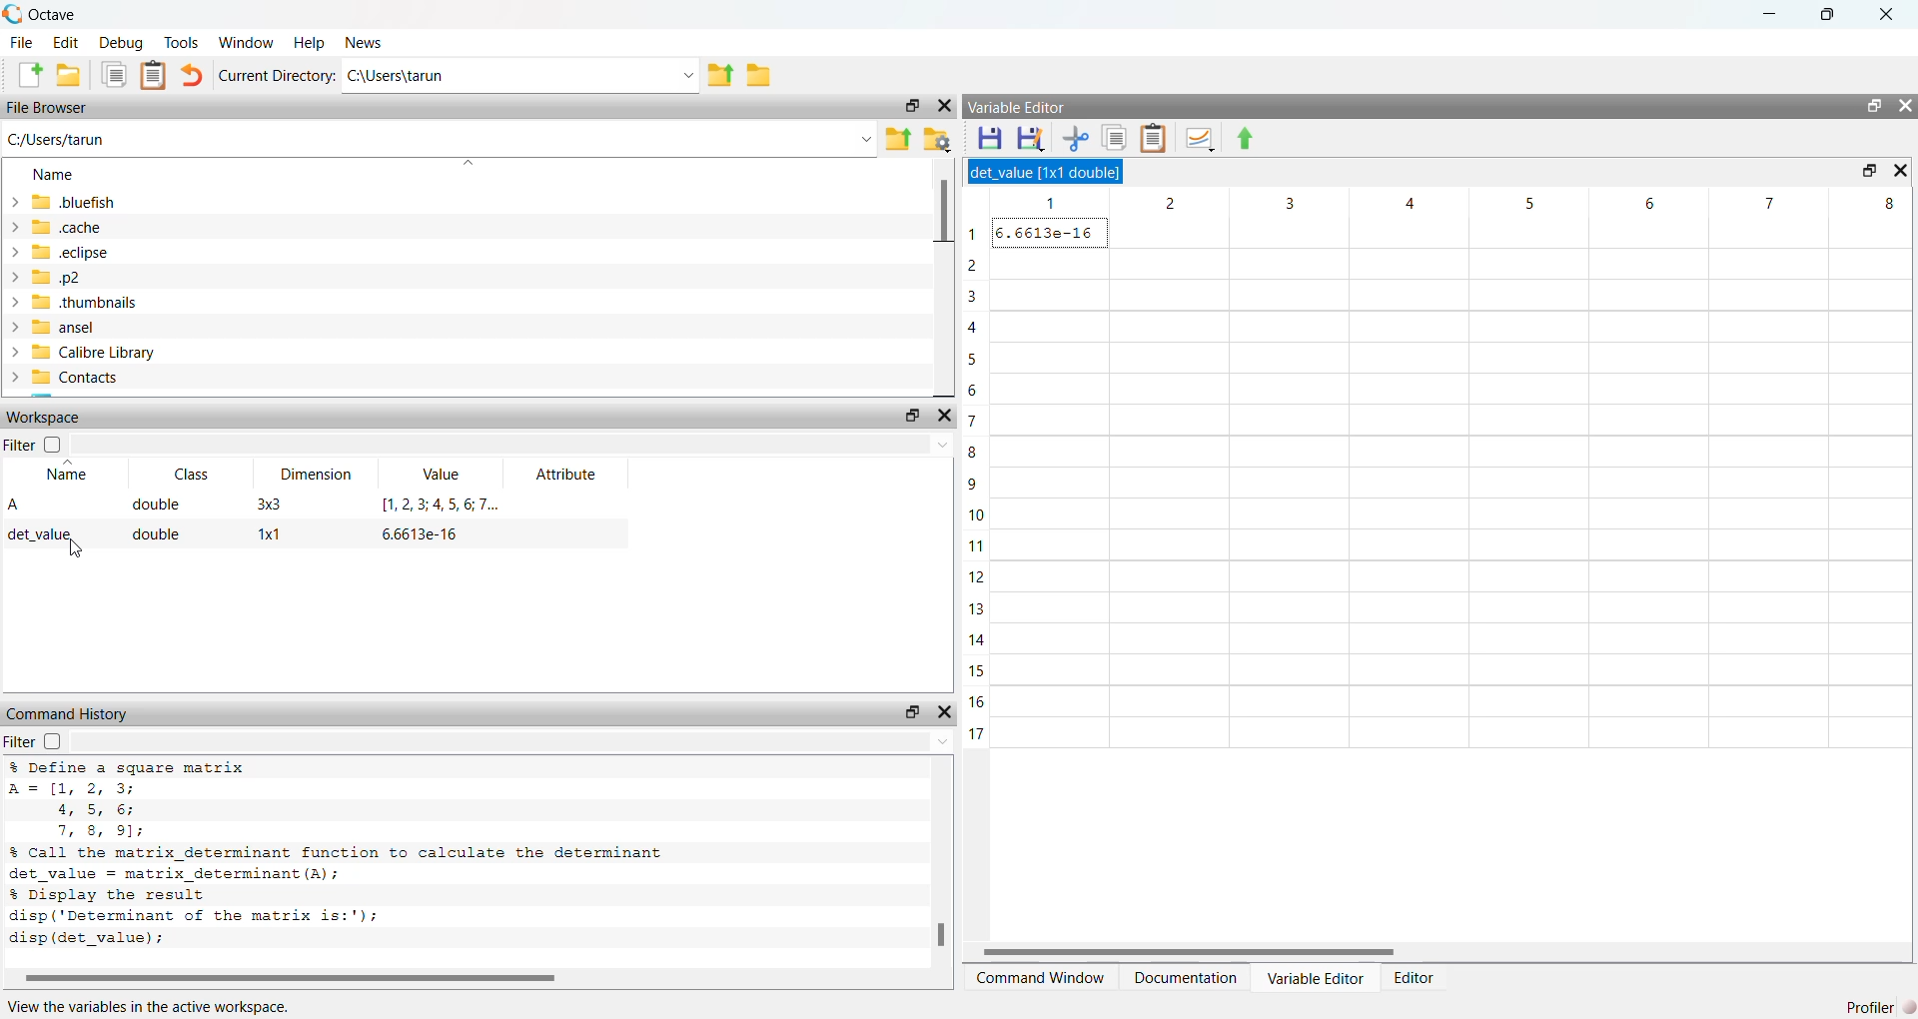 Image resolution: width=1918 pixels, height=1019 pixels. What do you see at coordinates (56, 445) in the screenshot?
I see `off` at bounding box center [56, 445].